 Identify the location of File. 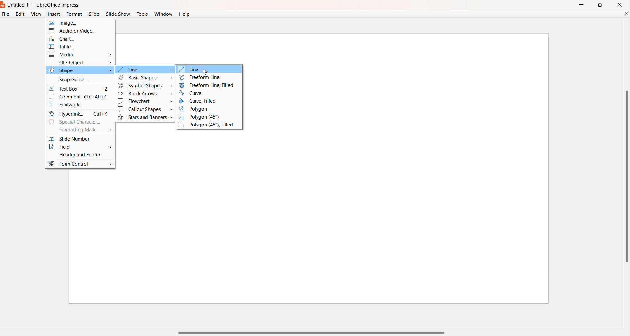
(5, 15).